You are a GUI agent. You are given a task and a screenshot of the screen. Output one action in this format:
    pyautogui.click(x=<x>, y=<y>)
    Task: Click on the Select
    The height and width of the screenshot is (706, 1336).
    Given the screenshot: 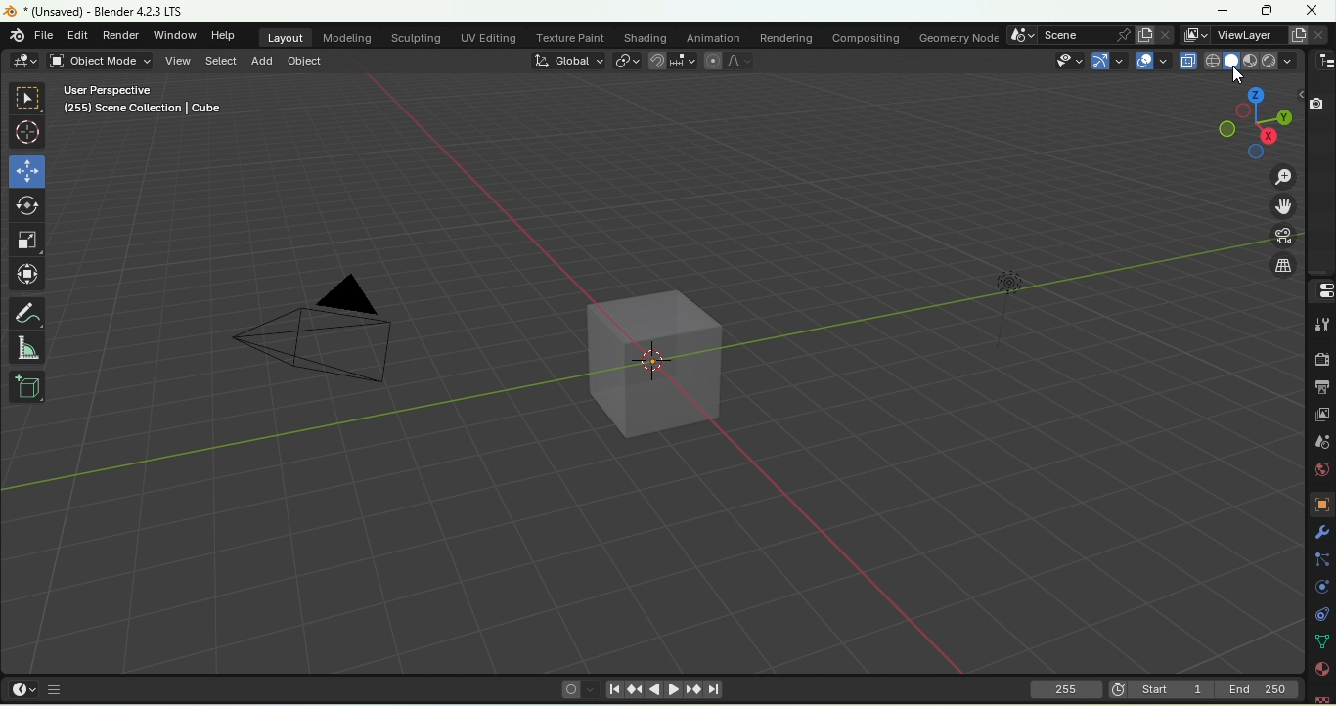 What is the action you would take?
    pyautogui.click(x=220, y=64)
    